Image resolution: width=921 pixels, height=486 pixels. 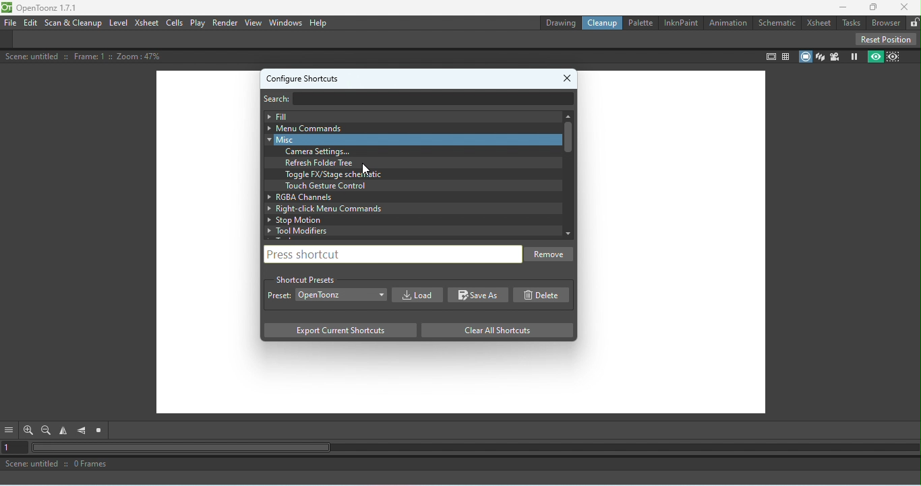 I want to click on Schematic, so click(x=775, y=22).